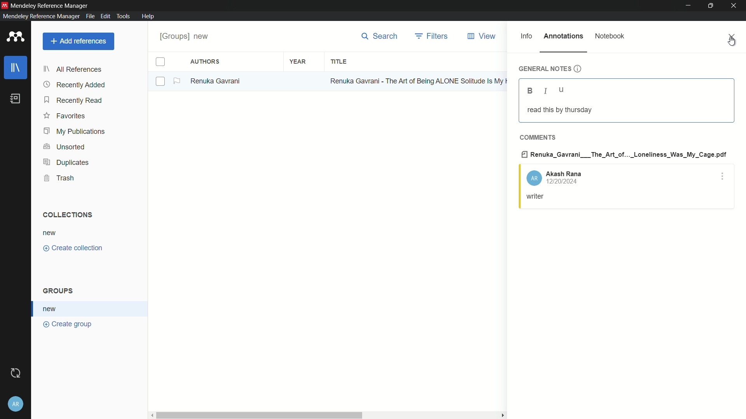 The height and width of the screenshot is (419, 746). I want to click on groups new, so click(187, 36).